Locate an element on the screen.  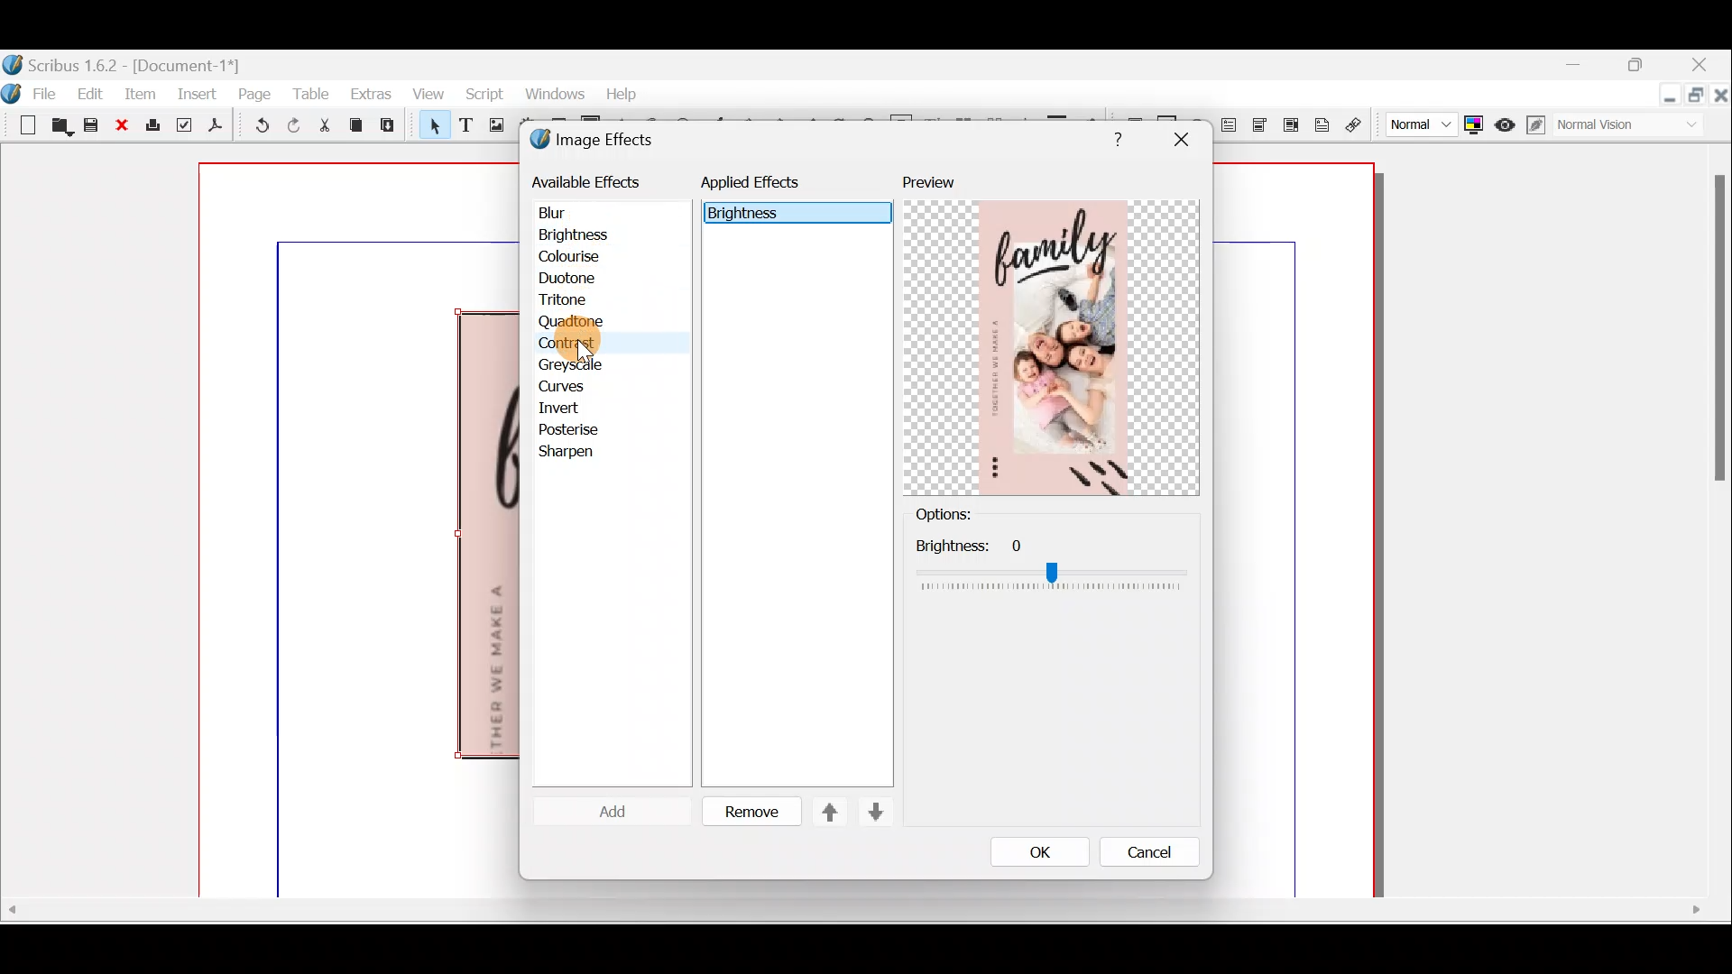
Sharpen is located at coordinates (576, 453).